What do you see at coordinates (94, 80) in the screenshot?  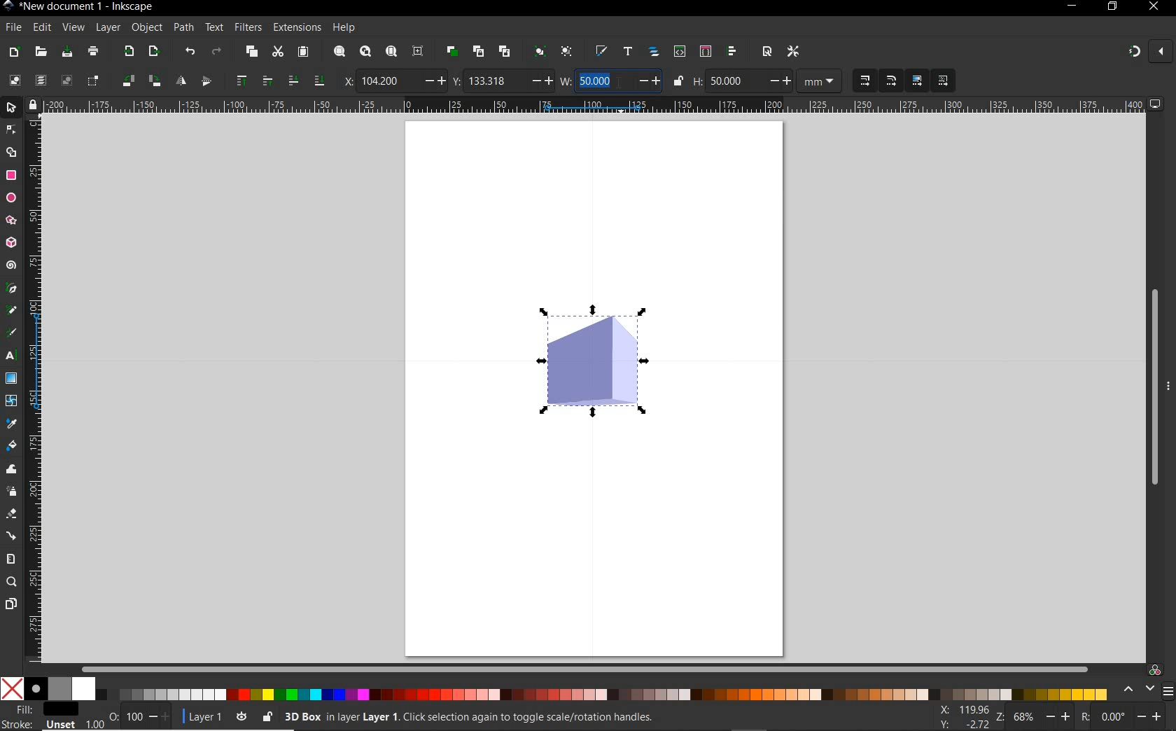 I see `toggle selection box` at bounding box center [94, 80].